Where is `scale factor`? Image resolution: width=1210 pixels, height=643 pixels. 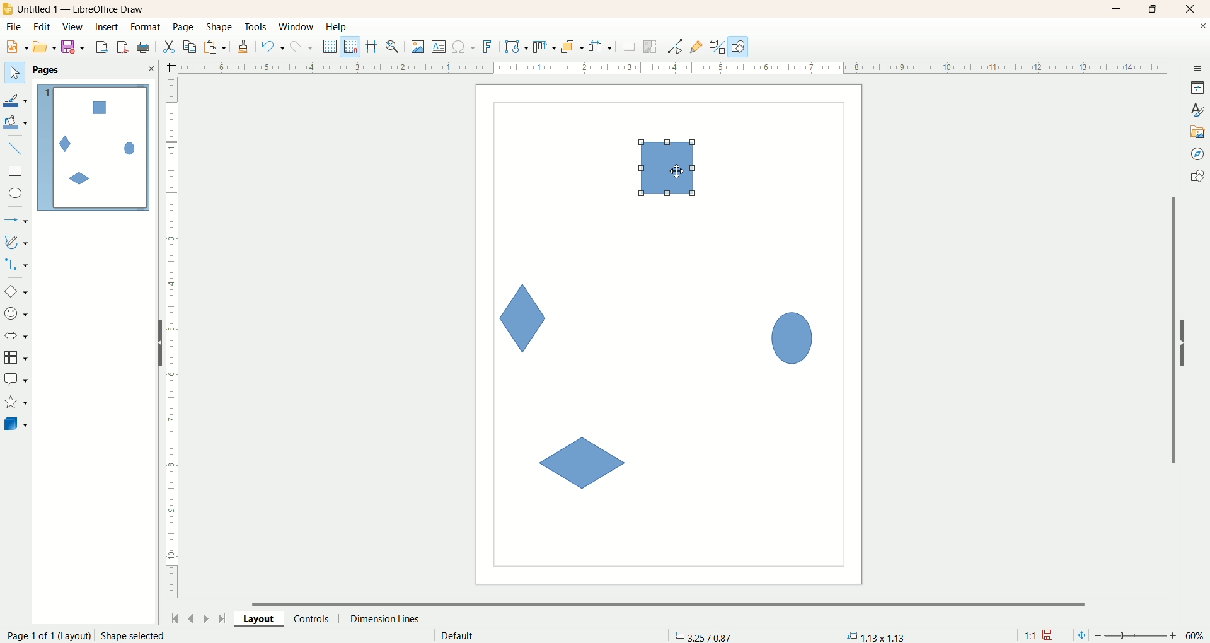 scale factor is located at coordinates (1030, 635).